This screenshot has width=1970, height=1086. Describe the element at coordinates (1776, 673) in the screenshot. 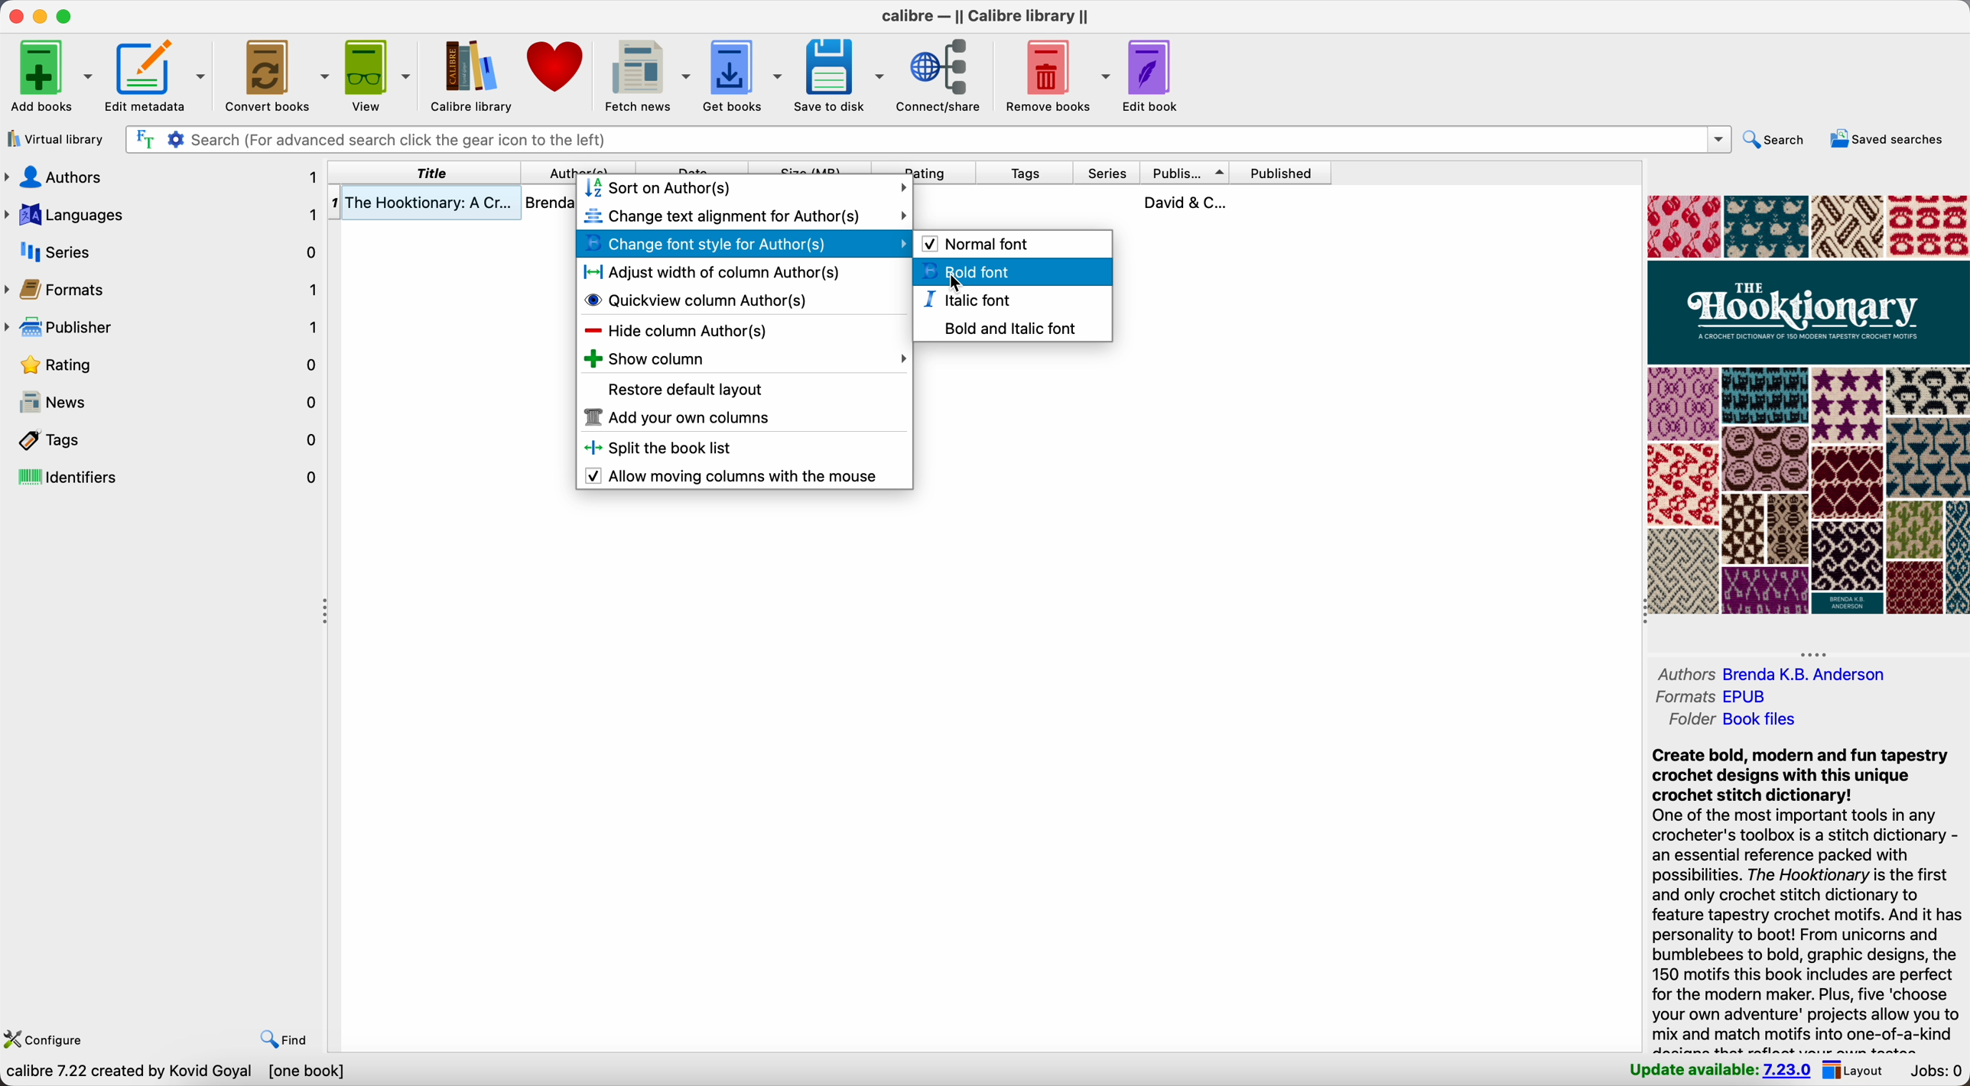

I see `authors` at that location.